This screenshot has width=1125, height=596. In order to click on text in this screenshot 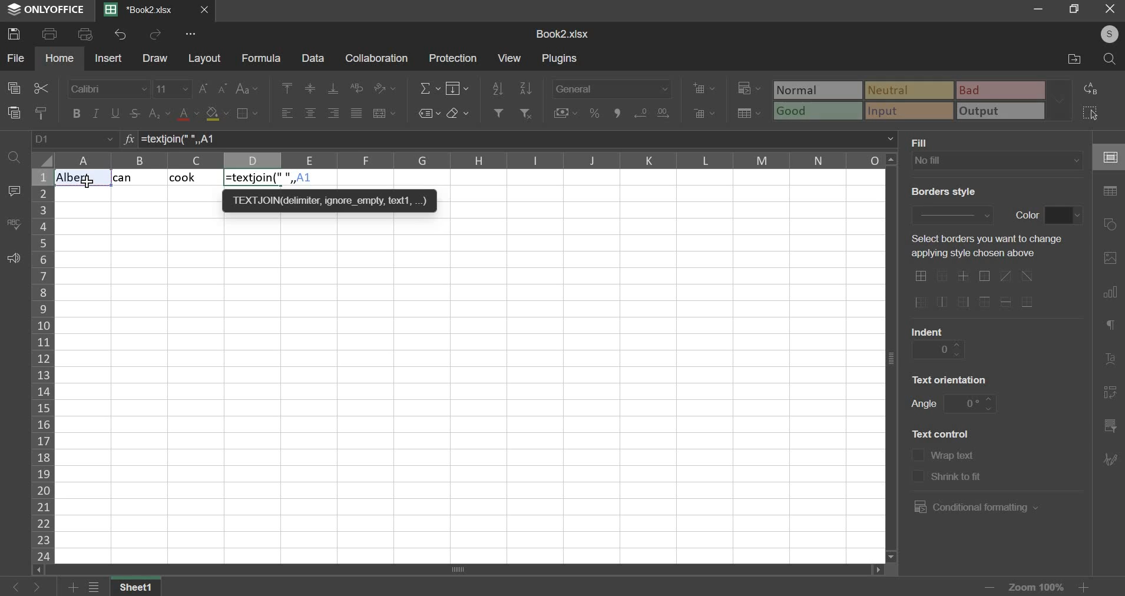, I will do `click(924, 405)`.